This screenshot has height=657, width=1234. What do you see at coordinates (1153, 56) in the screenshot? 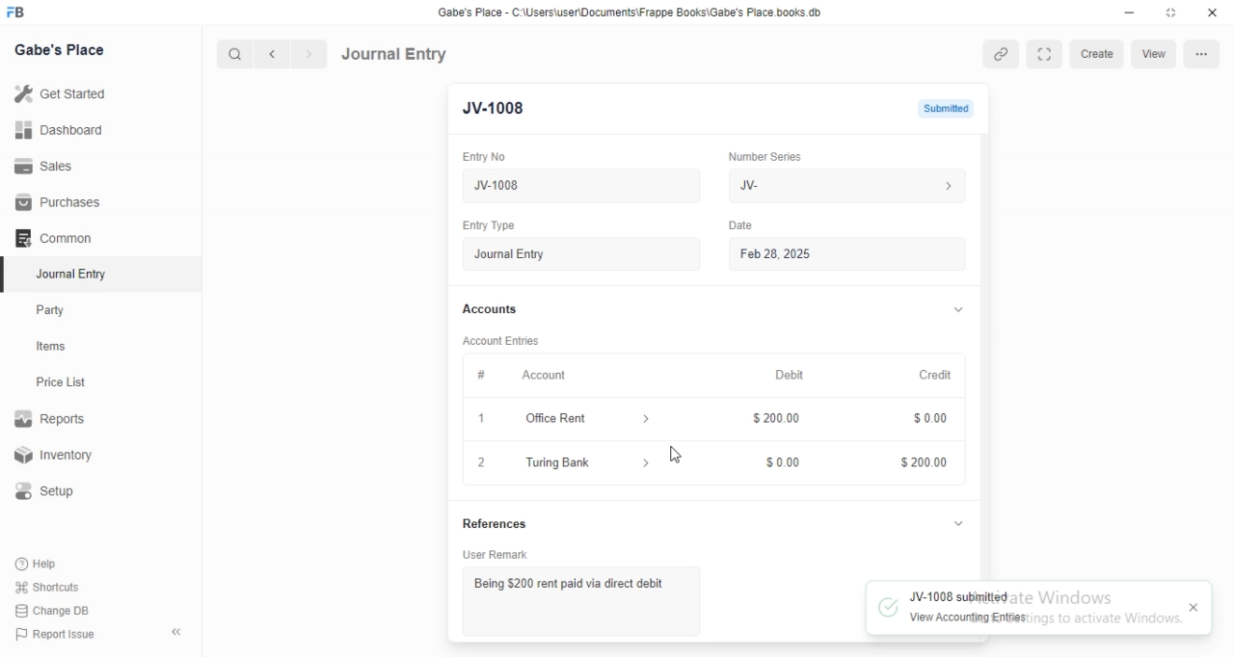
I see `view` at bounding box center [1153, 56].